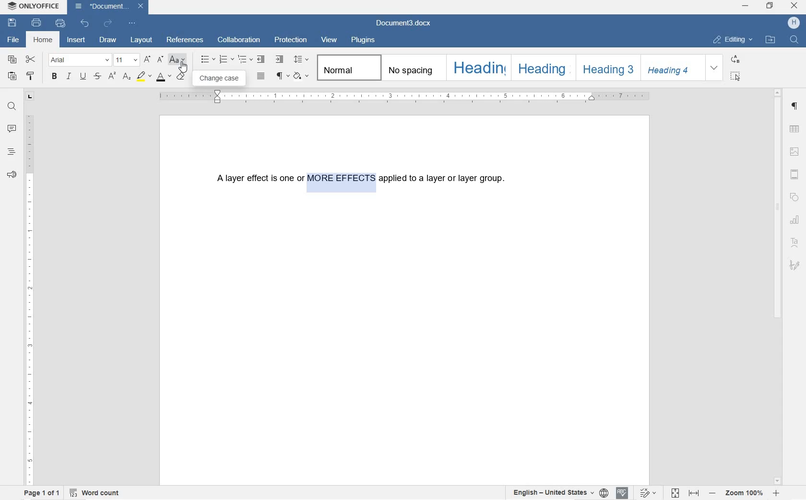 This screenshot has width=806, height=500. What do you see at coordinates (83, 77) in the screenshot?
I see `UNDERLINE` at bounding box center [83, 77].